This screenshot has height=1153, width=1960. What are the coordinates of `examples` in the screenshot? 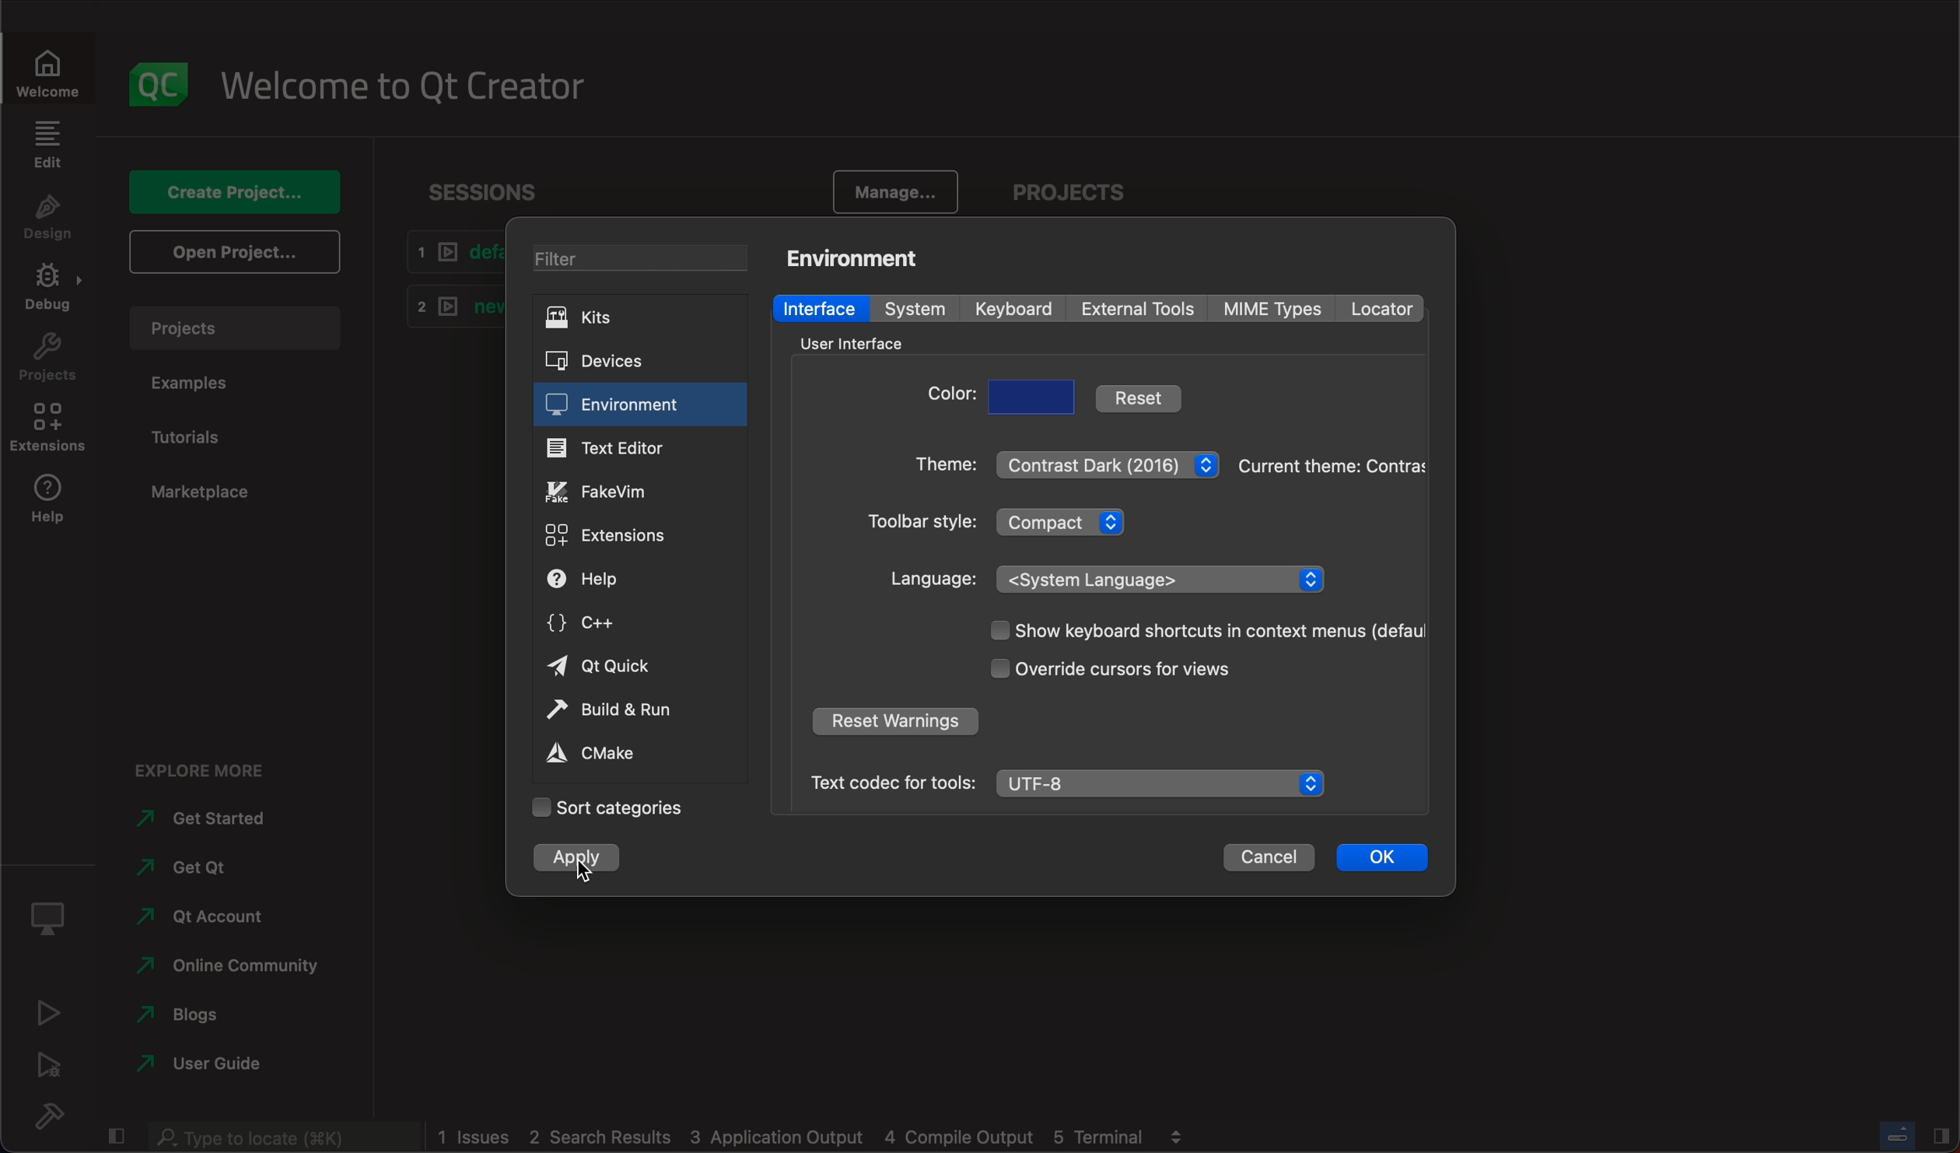 It's located at (204, 386).